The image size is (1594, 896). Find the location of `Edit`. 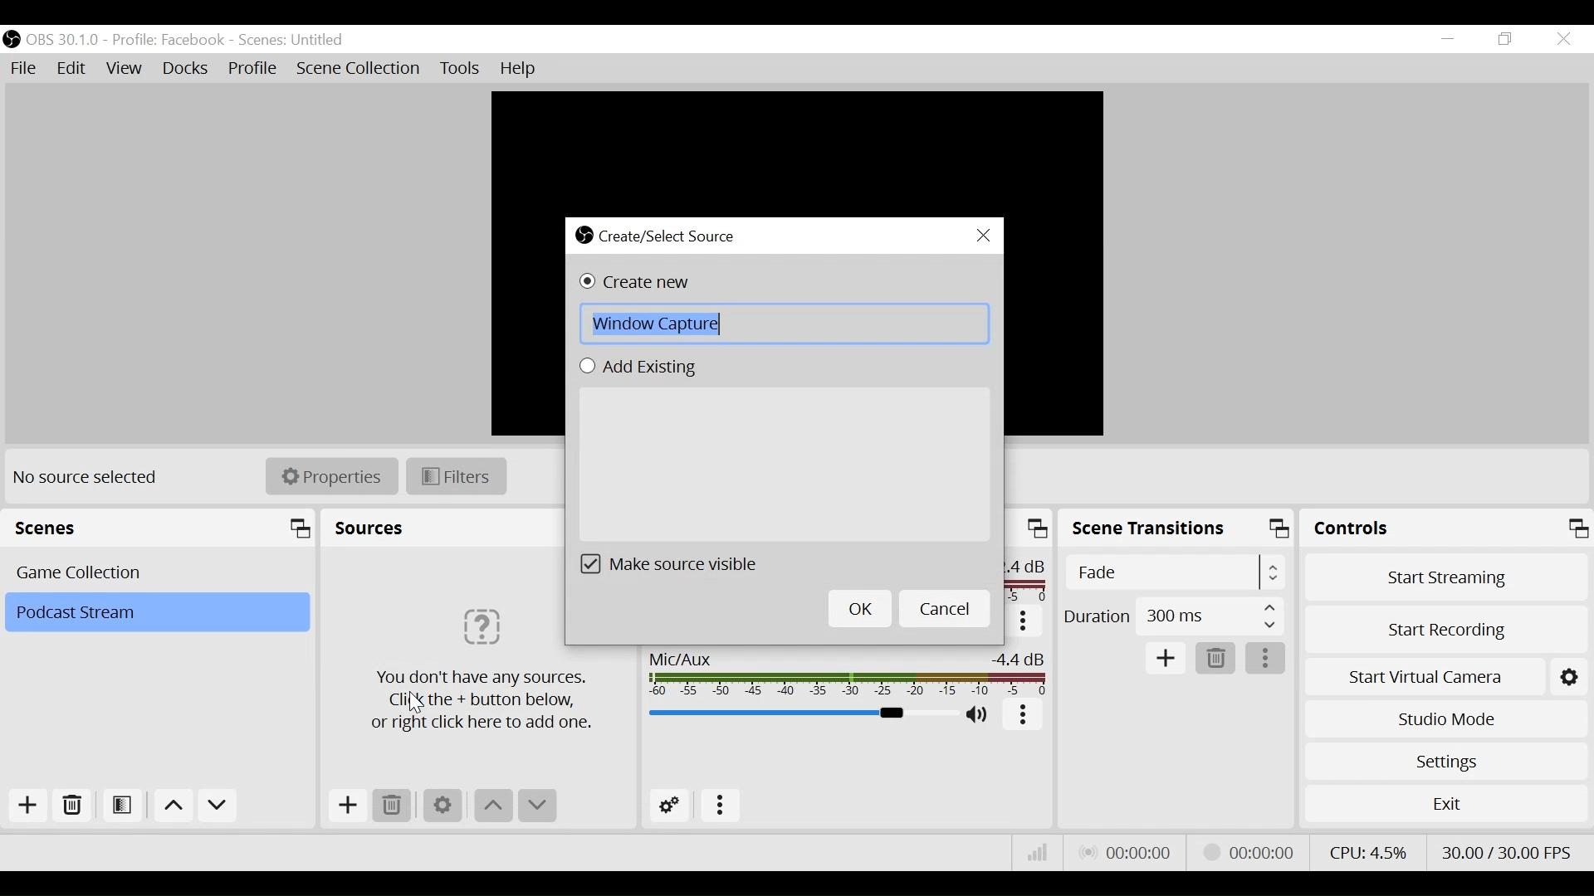

Edit is located at coordinates (71, 69).